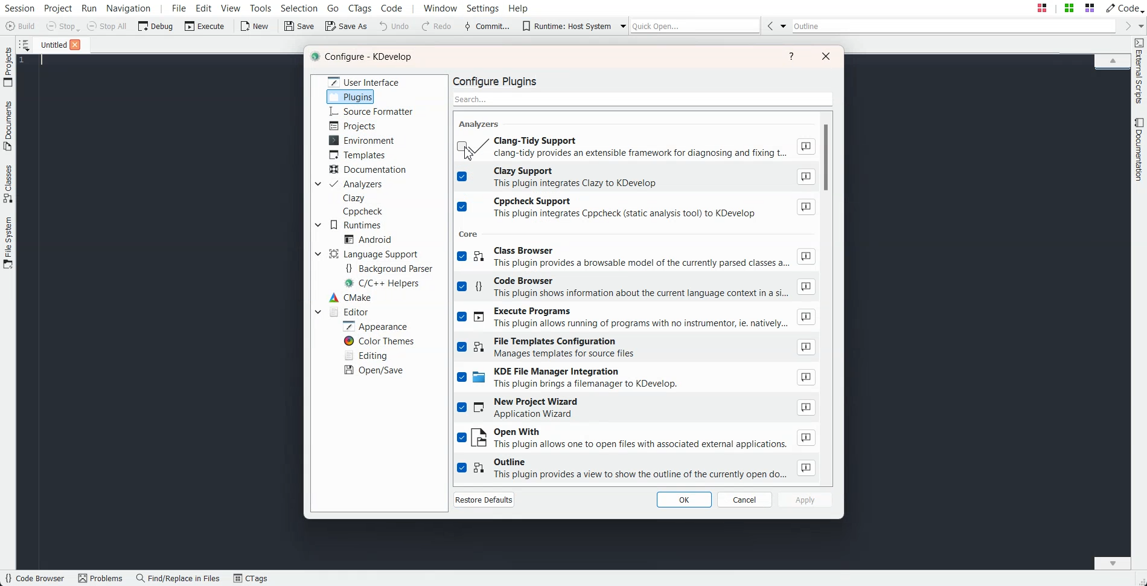  What do you see at coordinates (43, 60) in the screenshot?
I see `Text Cursor` at bounding box center [43, 60].